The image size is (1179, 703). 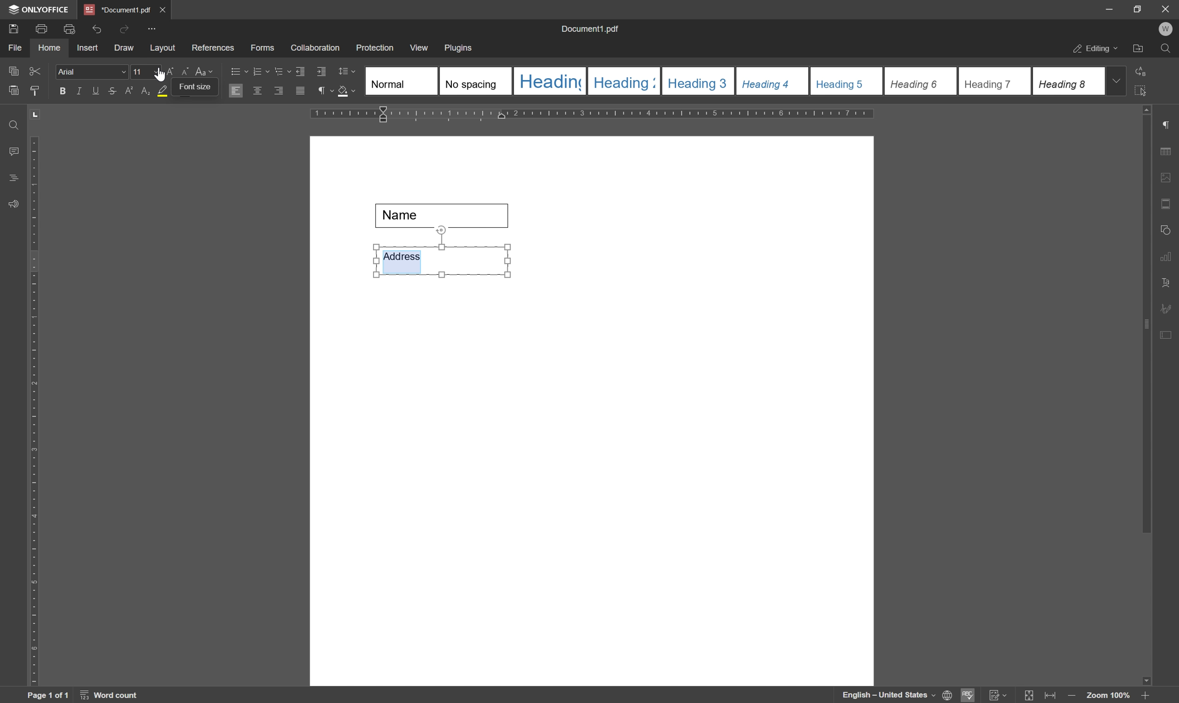 I want to click on comments, so click(x=11, y=152).